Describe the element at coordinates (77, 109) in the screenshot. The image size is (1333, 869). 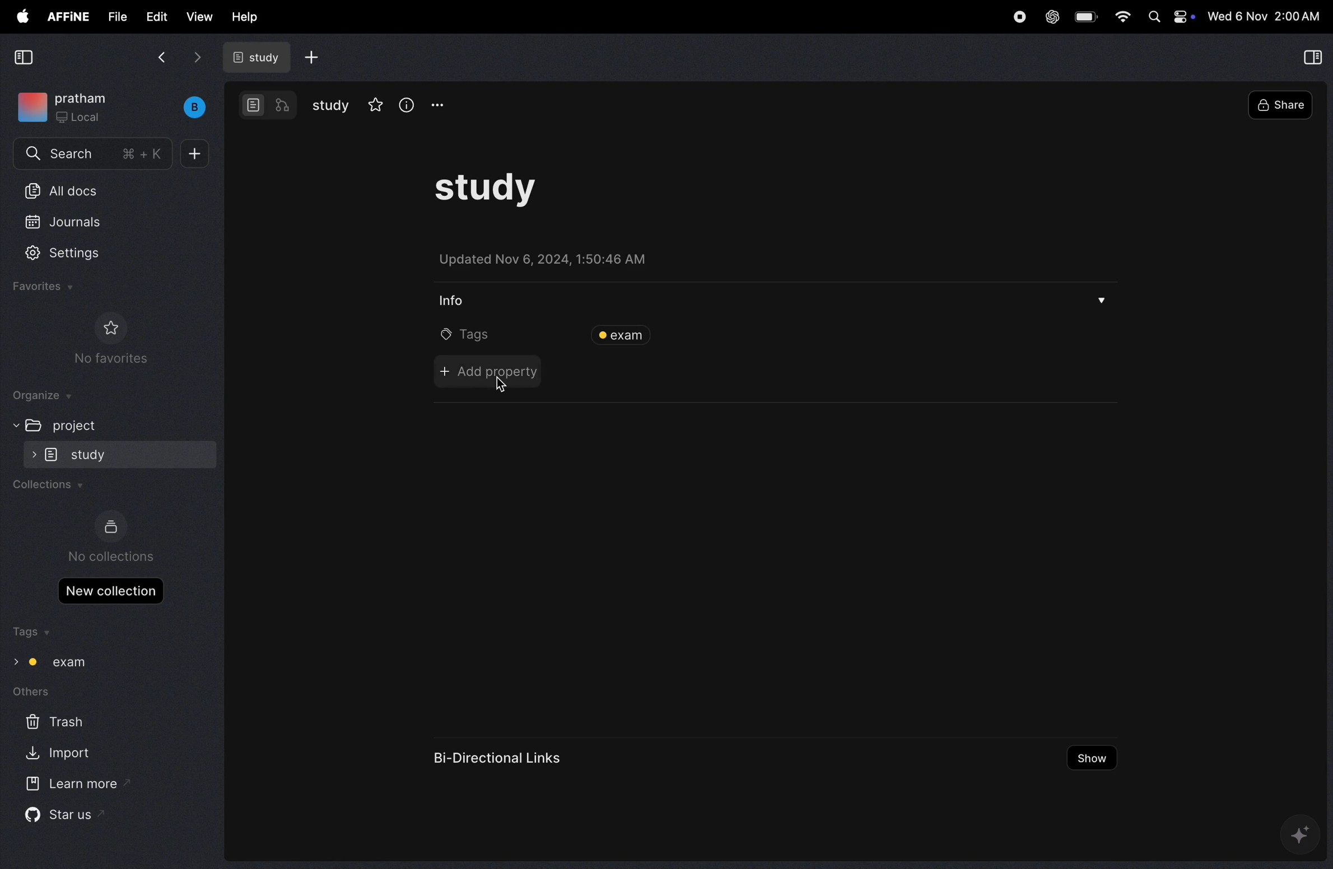
I see `workspace` at that location.